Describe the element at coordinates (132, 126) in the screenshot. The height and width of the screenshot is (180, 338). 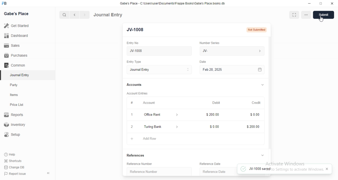
I see `2` at that location.